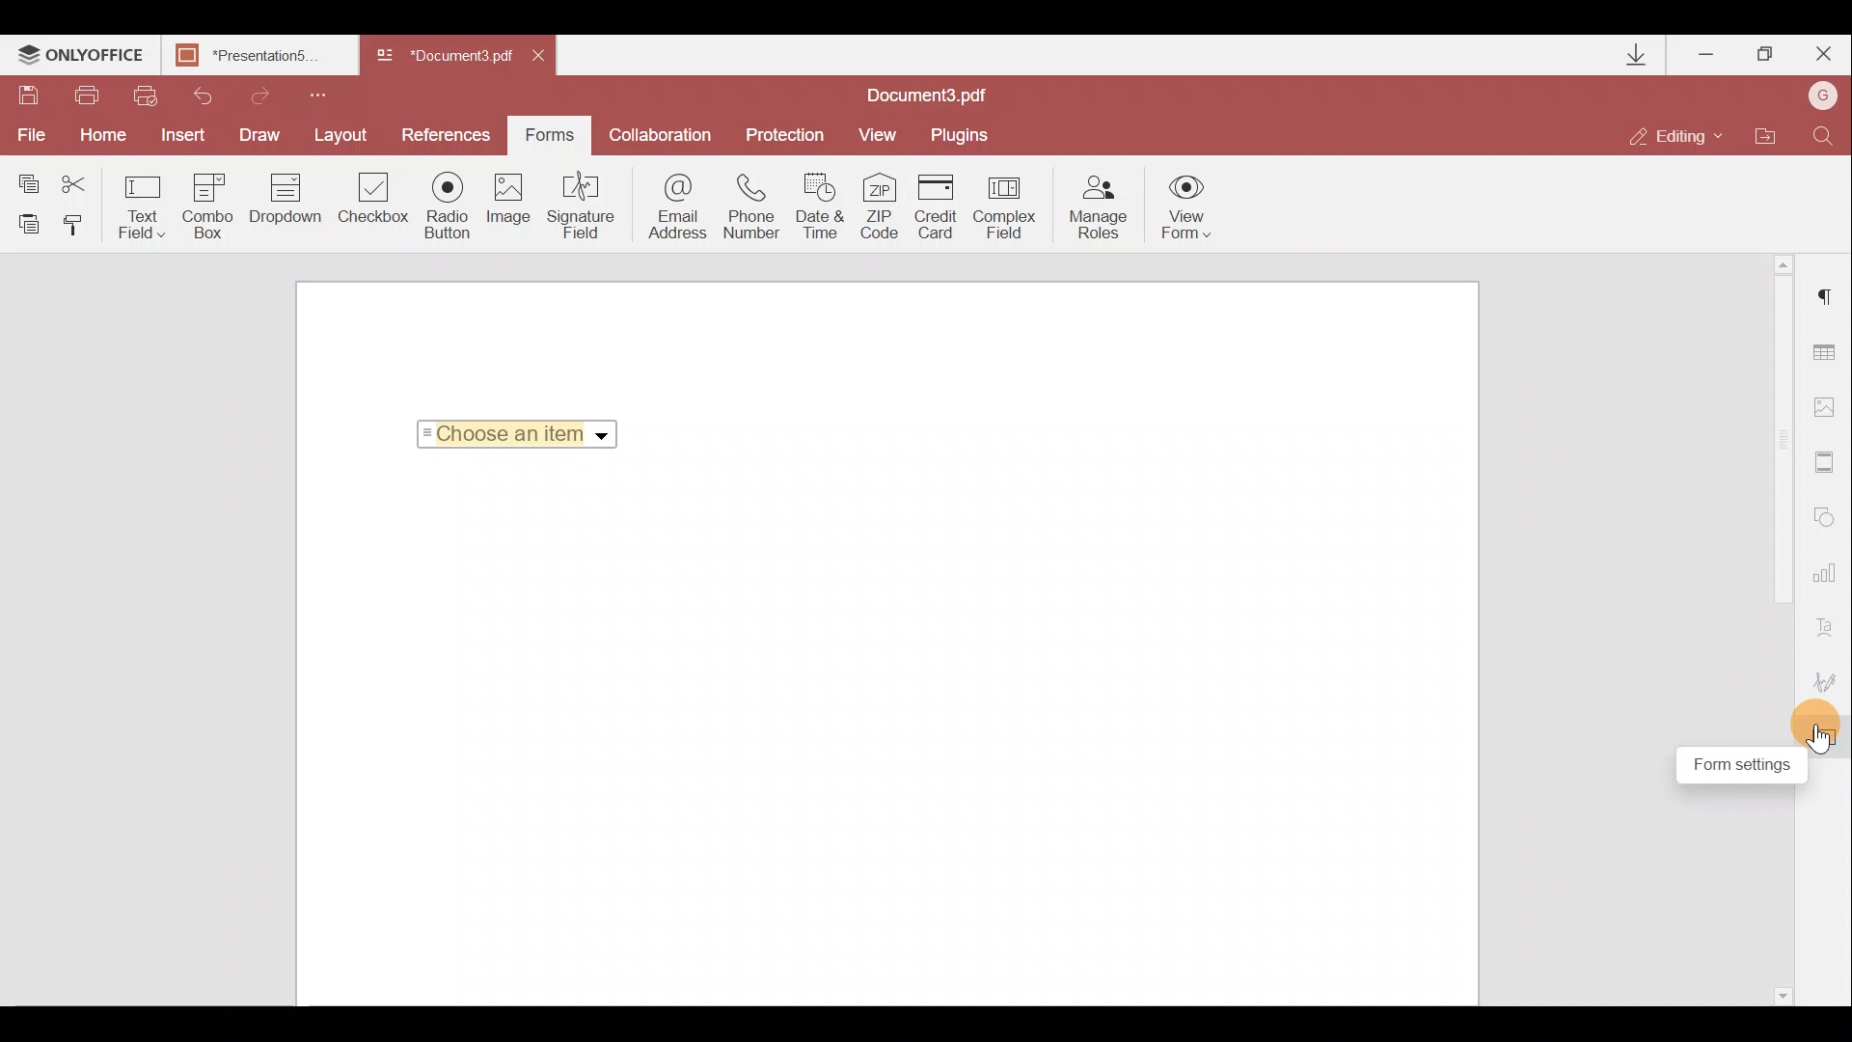 The height and width of the screenshot is (1042, 1852). I want to click on Undo, so click(195, 93).